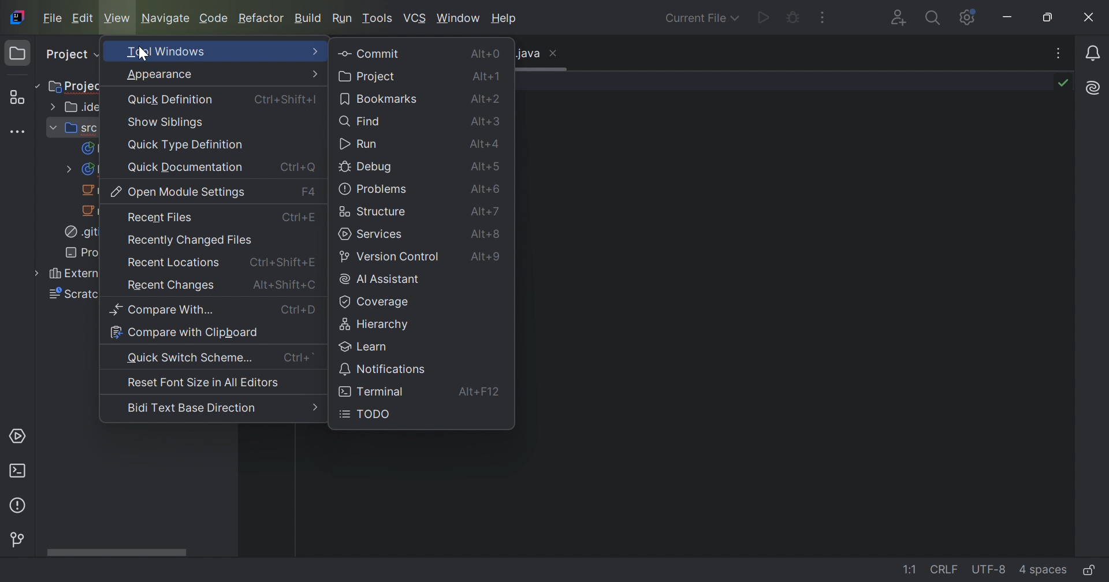 This screenshot has height=582, width=1109. Describe the element at coordinates (299, 357) in the screenshot. I see `Ctrl+`` at that location.